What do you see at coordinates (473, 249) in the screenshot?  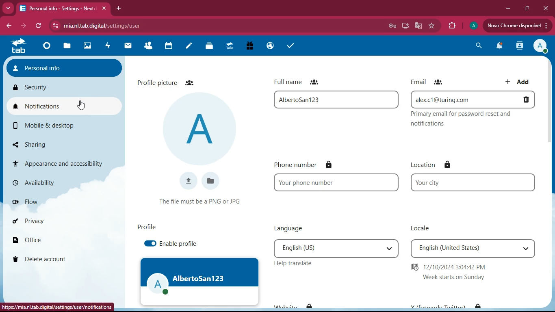 I see `locale` at bounding box center [473, 249].